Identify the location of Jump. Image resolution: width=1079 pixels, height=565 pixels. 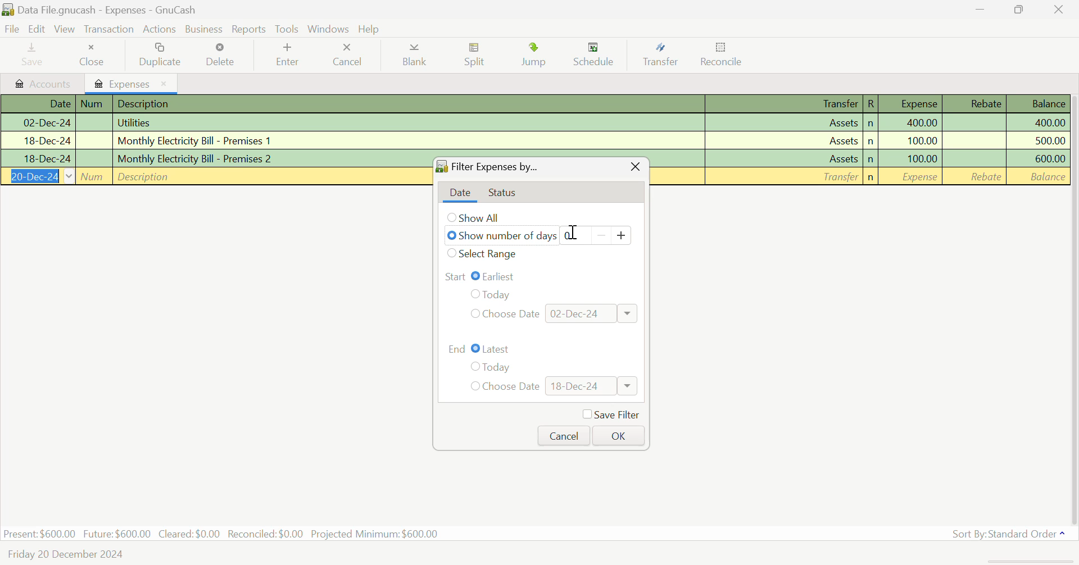
(533, 56).